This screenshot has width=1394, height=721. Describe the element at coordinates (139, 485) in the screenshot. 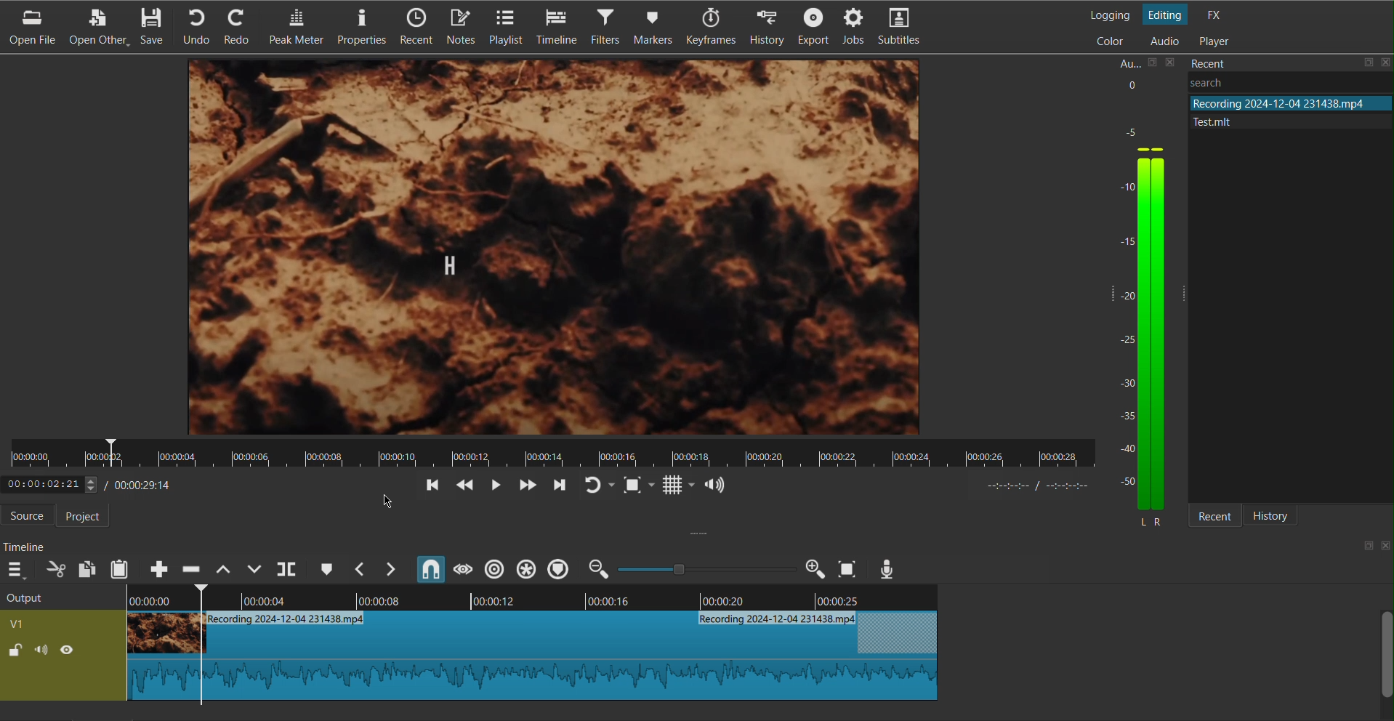

I see `Timestamp` at that location.